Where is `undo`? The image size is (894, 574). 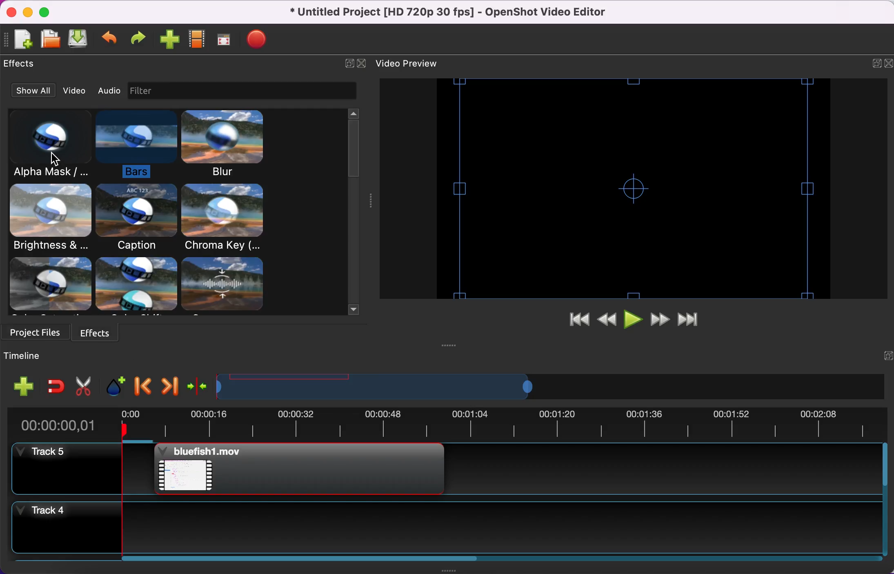 undo is located at coordinates (110, 41).